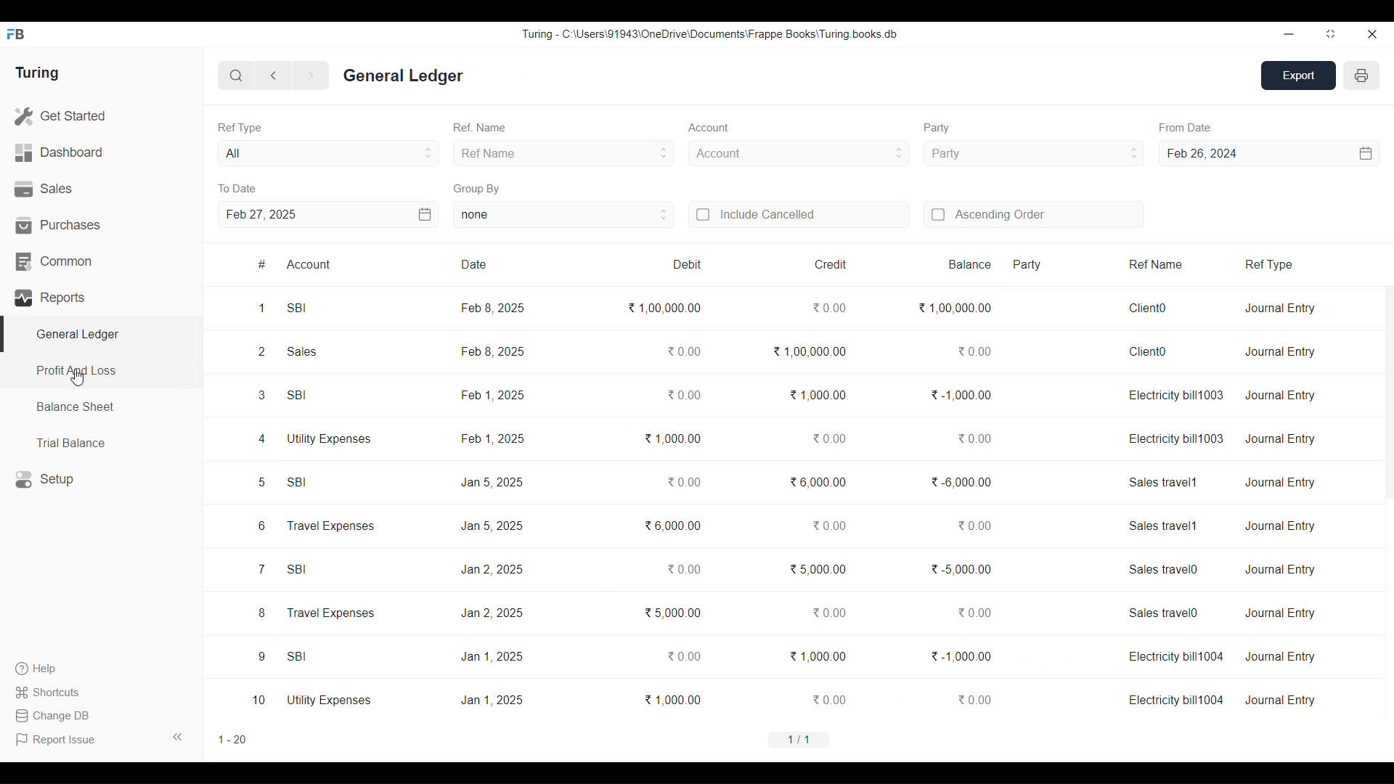 This screenshot has height=784, width=1394. Describe the element at coordinates (49, 692) in the screenshot. I see `Shortcuts` at that location.